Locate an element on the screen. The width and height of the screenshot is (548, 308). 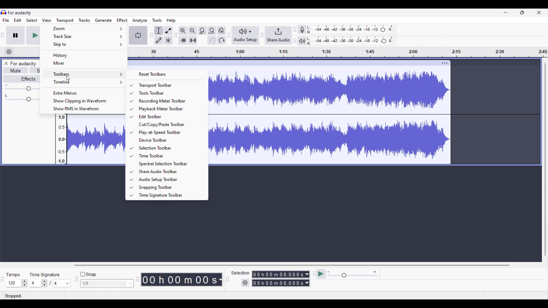
Time signature settings is located at coordinates (51, 283).